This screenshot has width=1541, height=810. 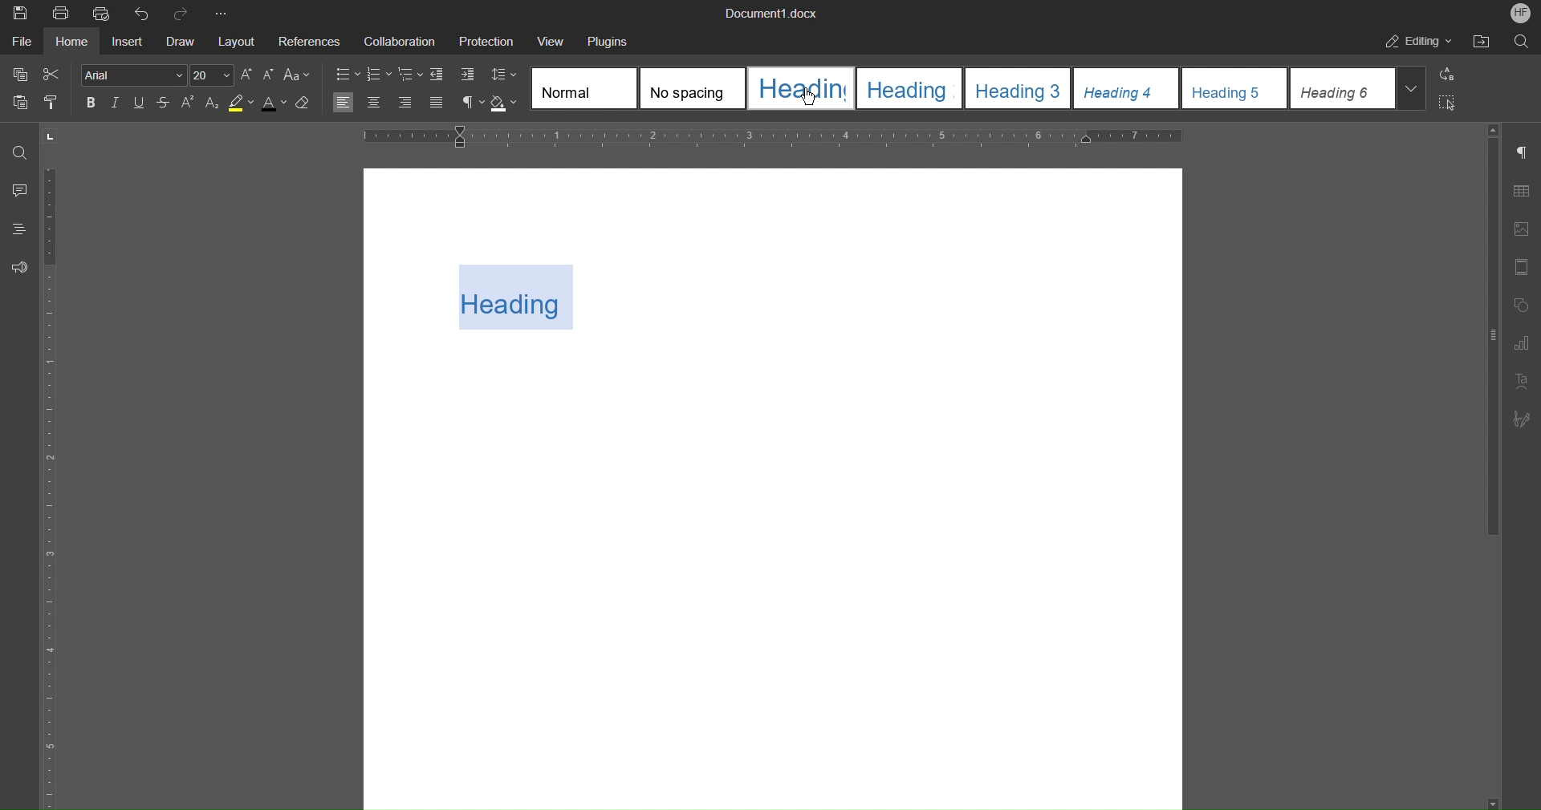 I want to click on Decrease Indent, so click(x=439, y=75).